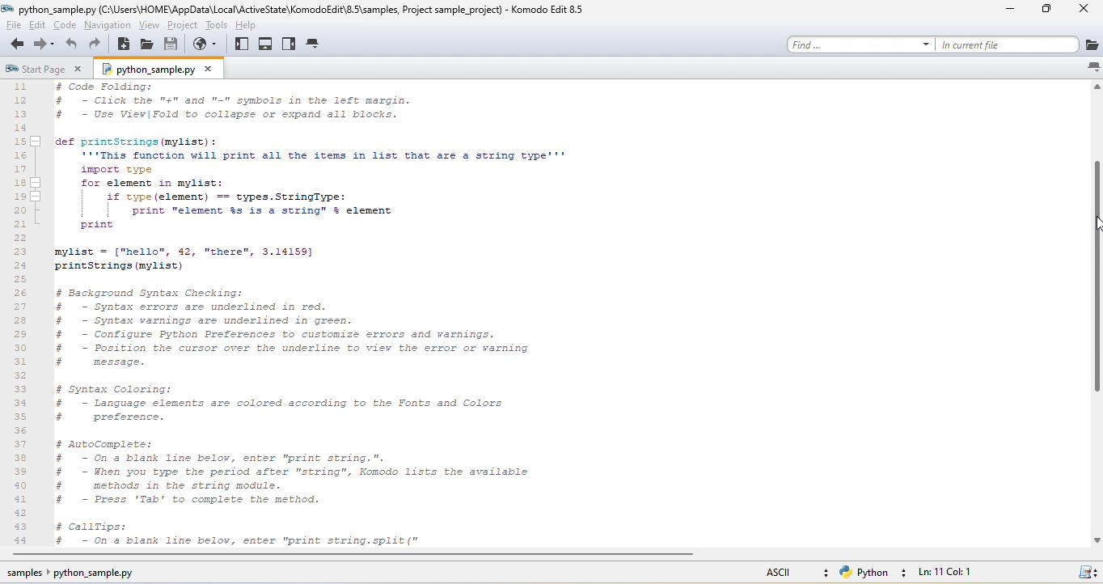  I want to click on opened file name, so click(57, 9).